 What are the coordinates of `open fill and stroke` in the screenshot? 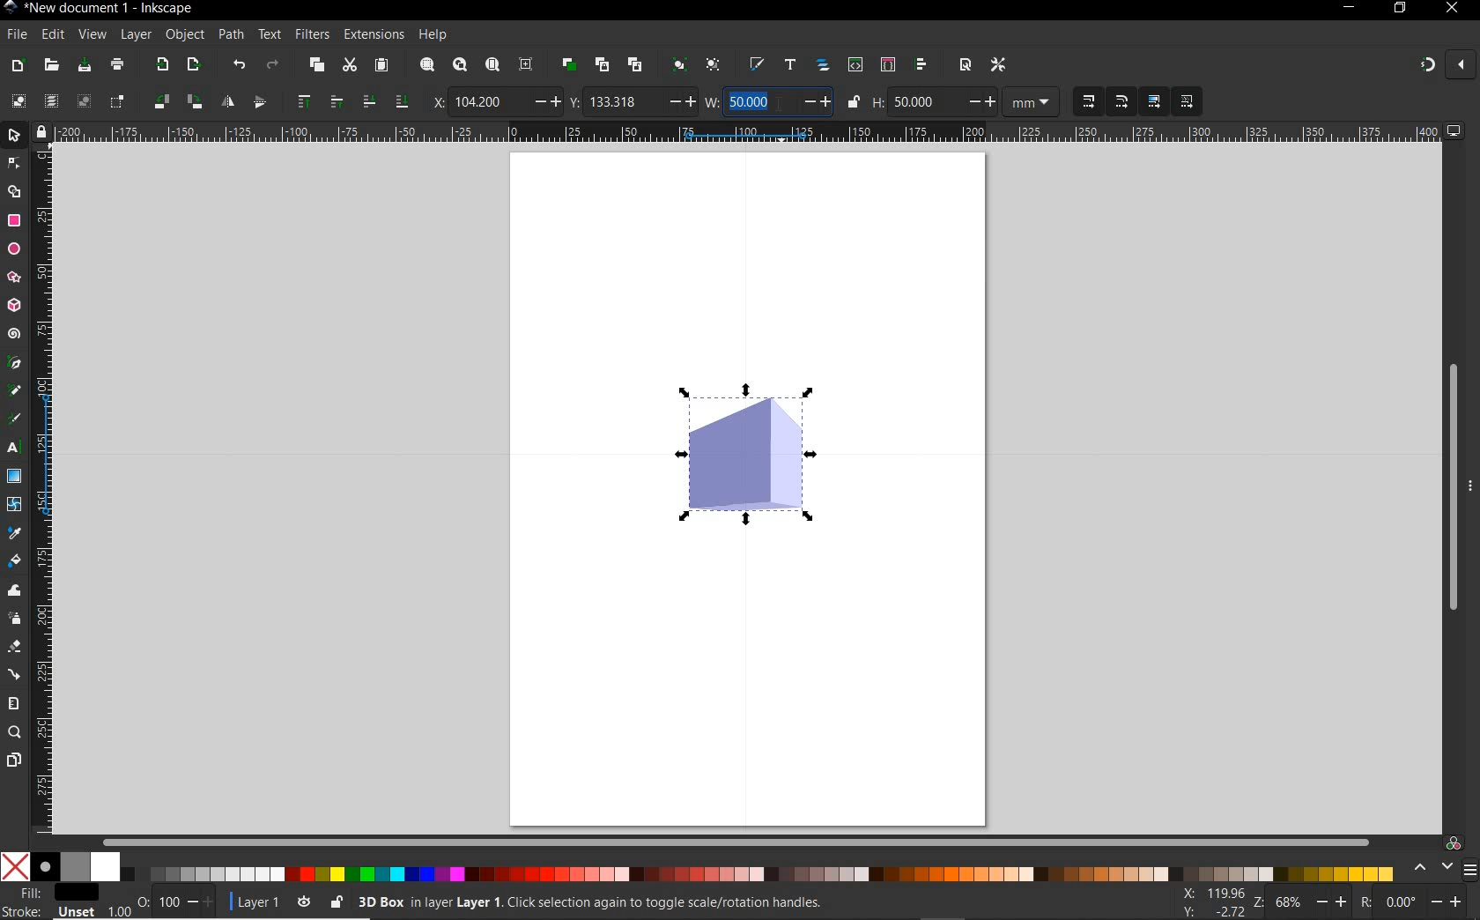 It's located at (755, 64).